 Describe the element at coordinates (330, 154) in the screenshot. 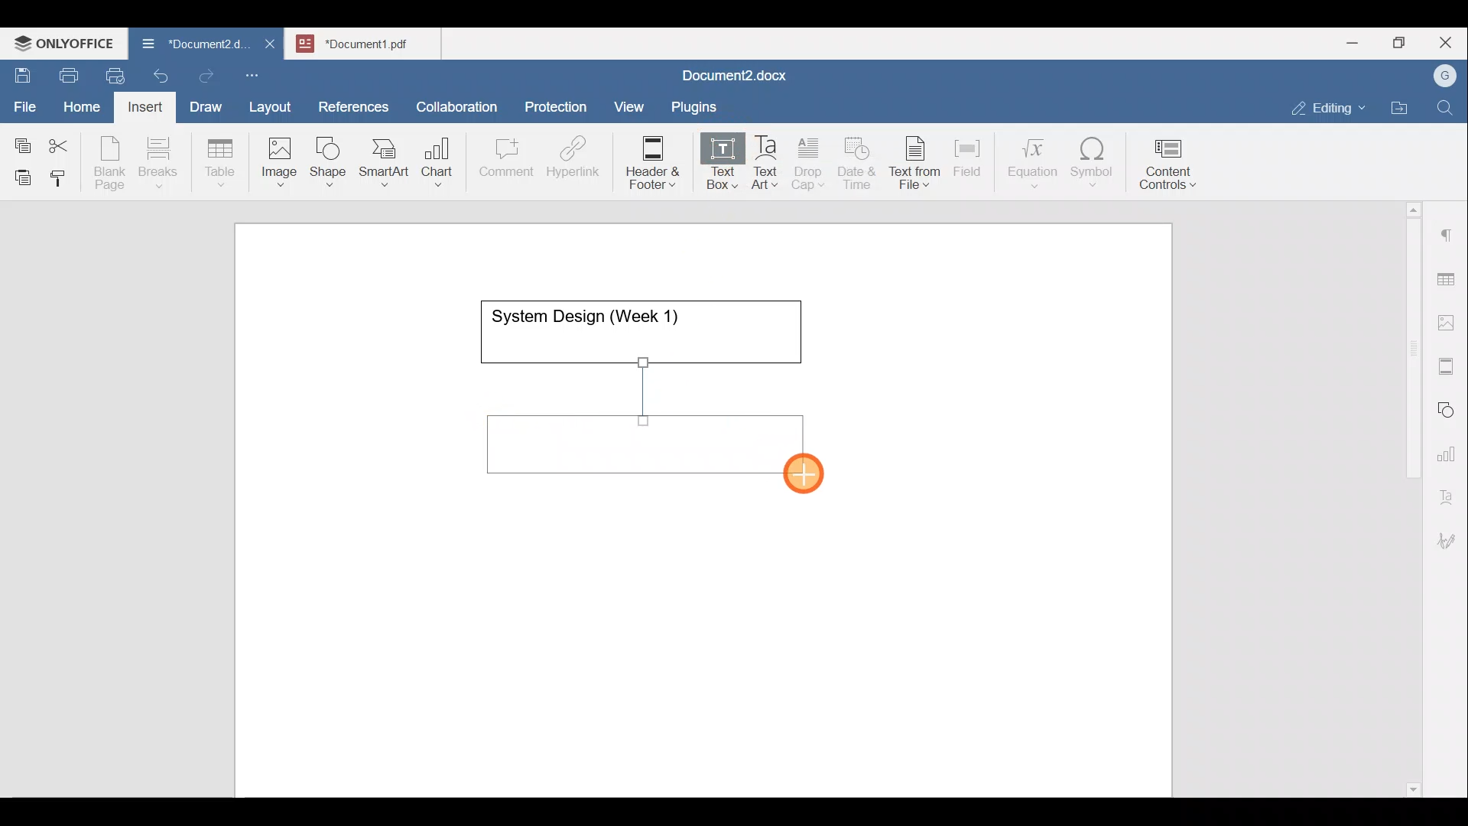

I see `Shape` at that location.